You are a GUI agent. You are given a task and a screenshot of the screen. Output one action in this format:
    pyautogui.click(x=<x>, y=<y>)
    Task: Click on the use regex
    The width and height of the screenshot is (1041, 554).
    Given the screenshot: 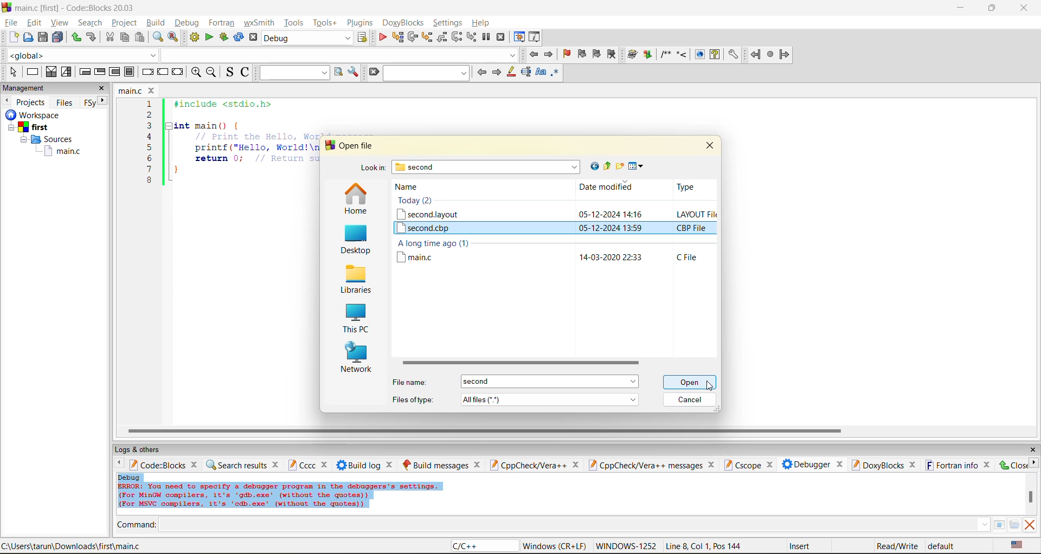 What is the action you would take?
    pyautogui.click(x=555, y=74)
    